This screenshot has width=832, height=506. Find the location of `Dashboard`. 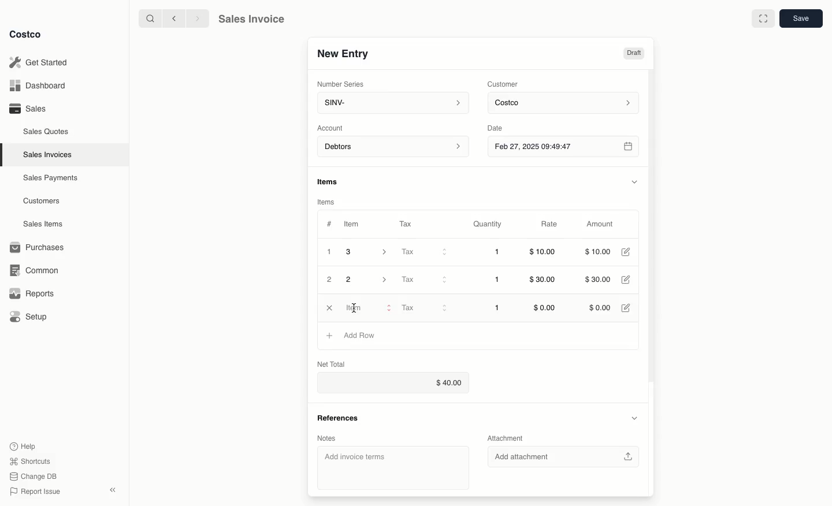

Dashboard is located at coordinates (40, 86).